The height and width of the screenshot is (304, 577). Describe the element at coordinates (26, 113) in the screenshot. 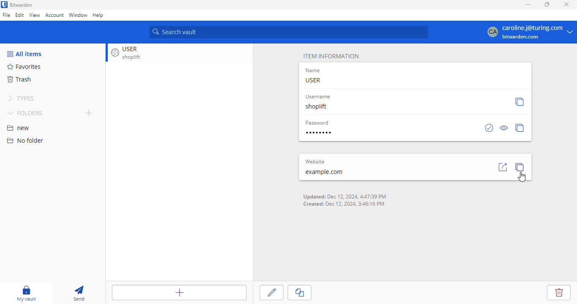

I see `folders` at that location.